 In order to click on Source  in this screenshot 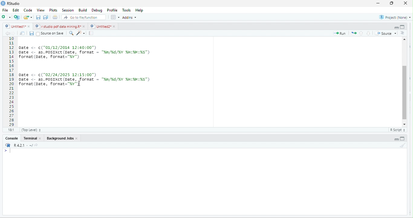, I will do `click(386, 33)`.